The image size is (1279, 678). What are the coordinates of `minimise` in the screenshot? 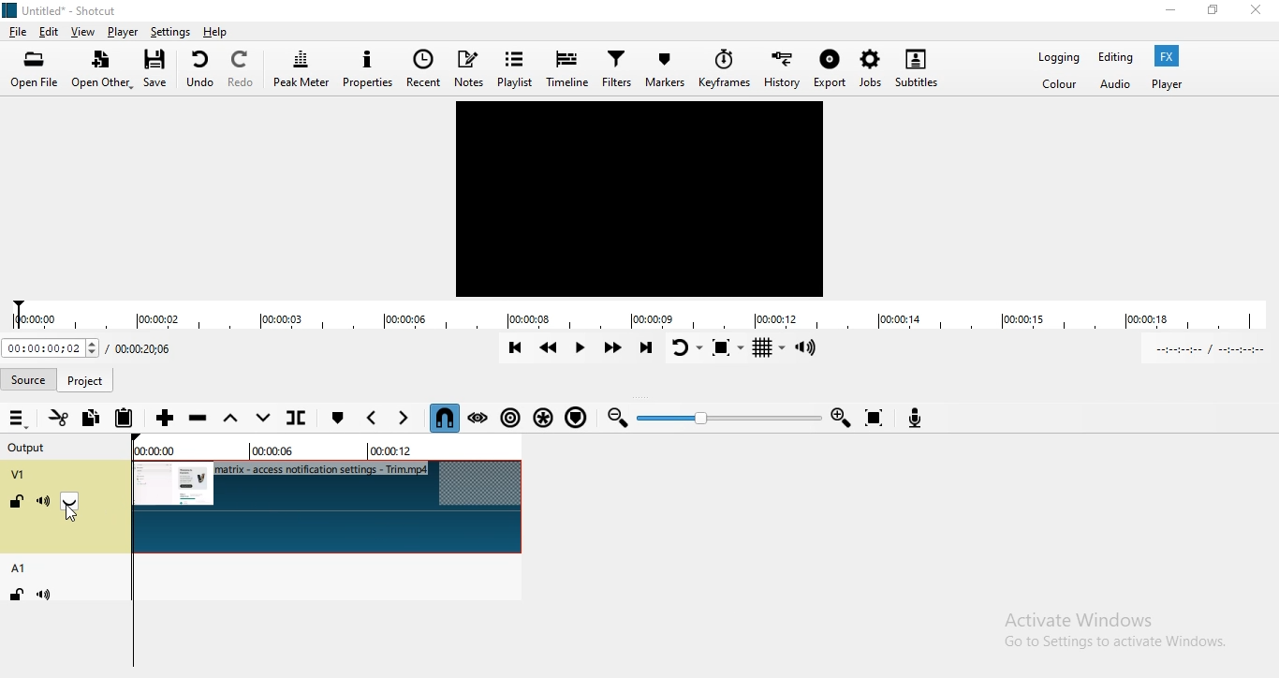 It's located at (1170, 13).